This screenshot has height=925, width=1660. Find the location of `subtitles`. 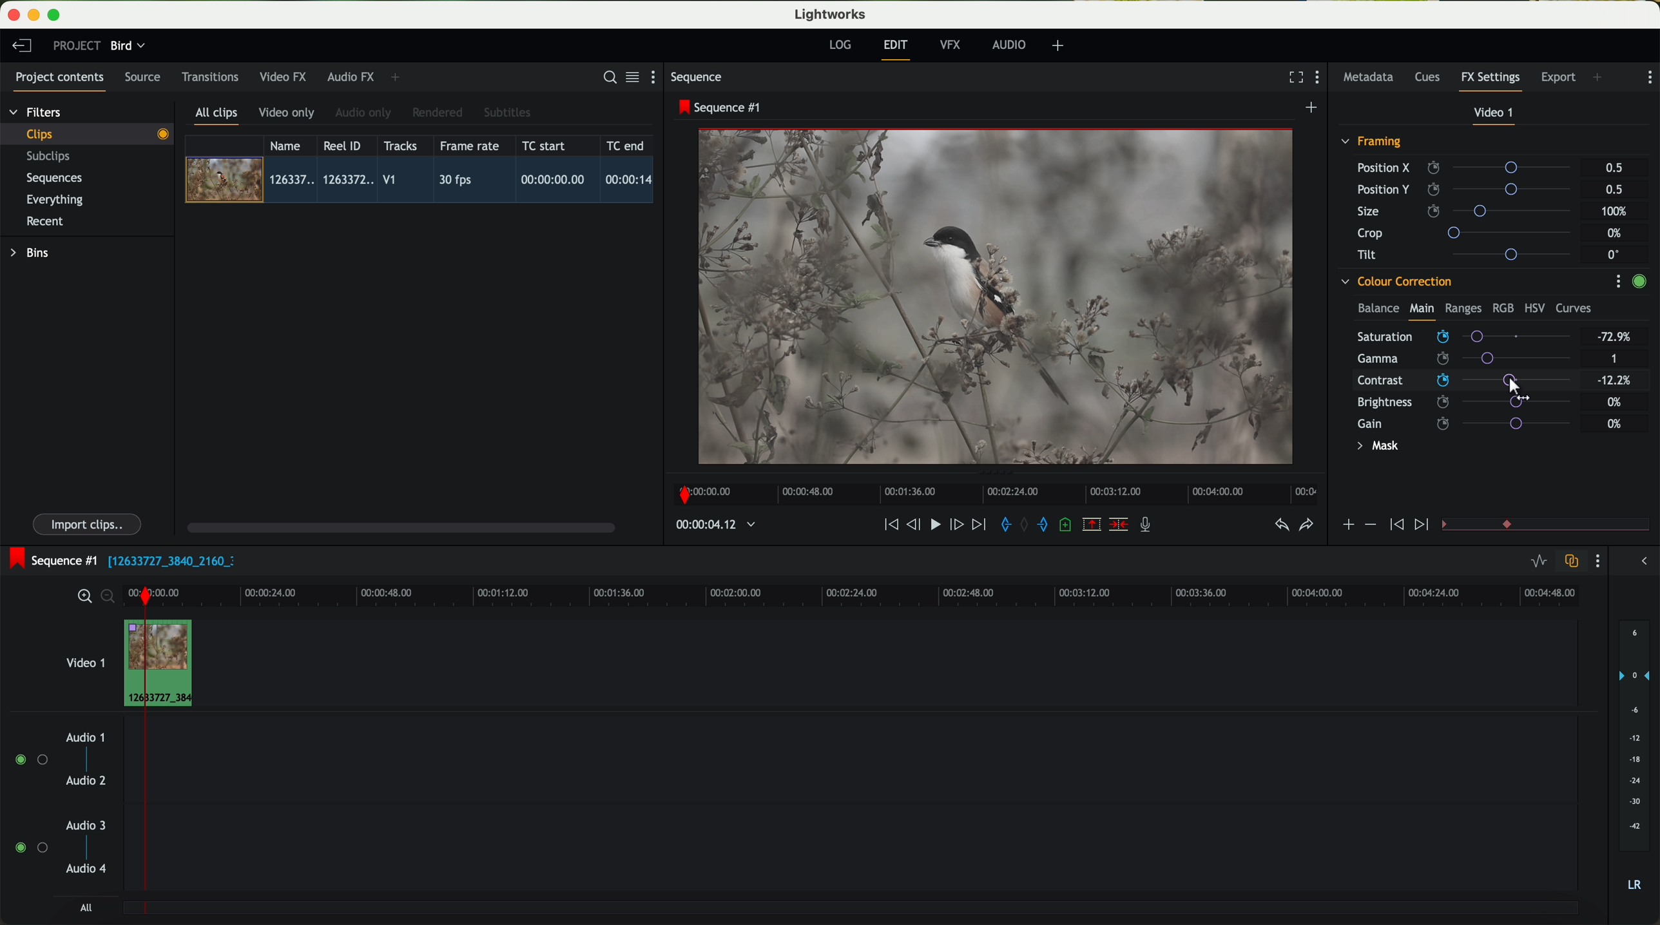

subtitles is located at coordinates (505, 113).